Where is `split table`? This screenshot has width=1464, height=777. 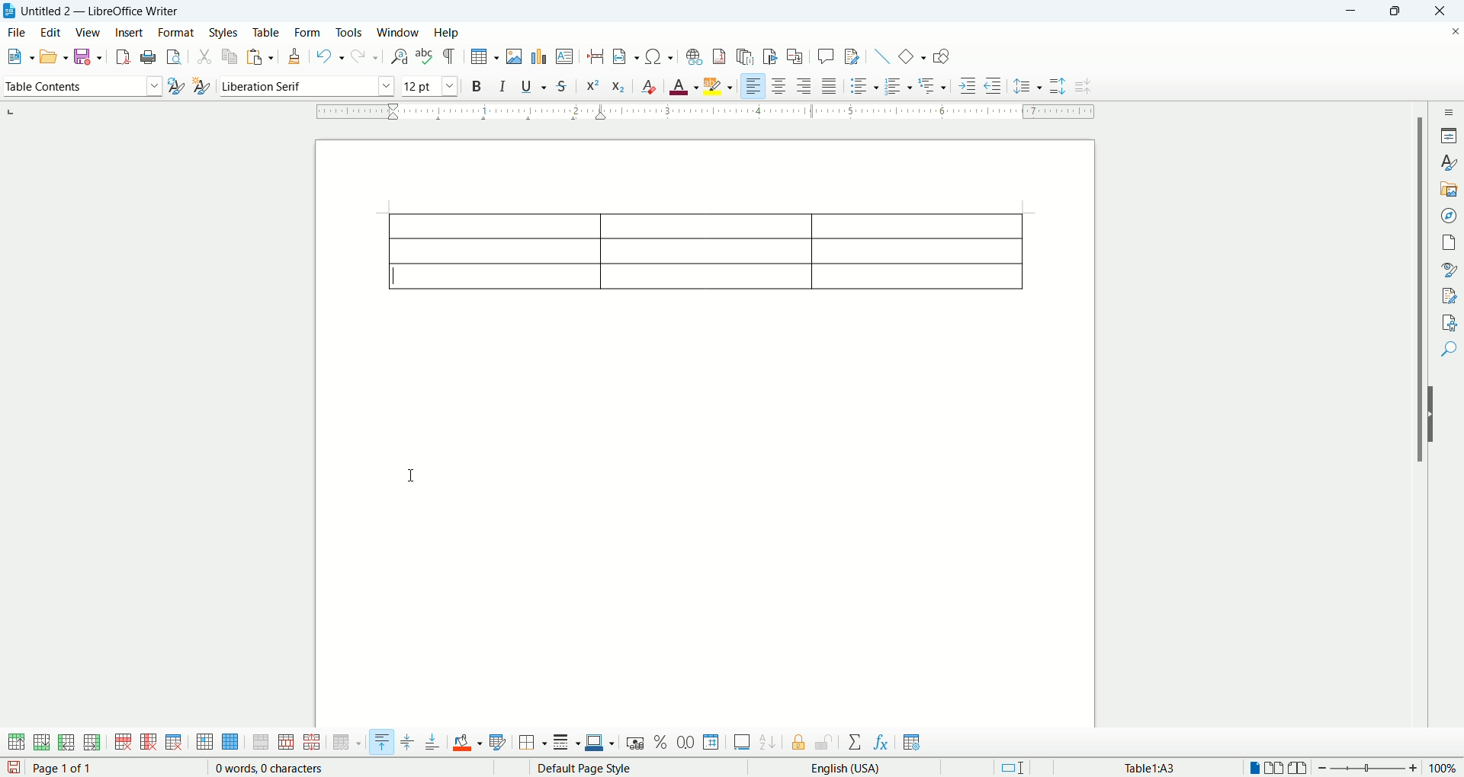
split table is located at coordinates (311, 743).